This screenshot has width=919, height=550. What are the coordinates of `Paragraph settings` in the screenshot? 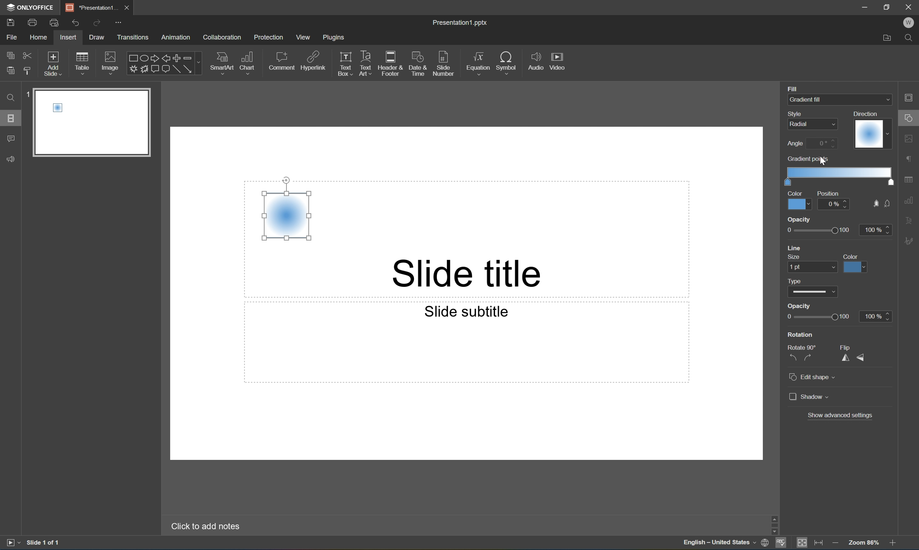 It's located at (910, 159).